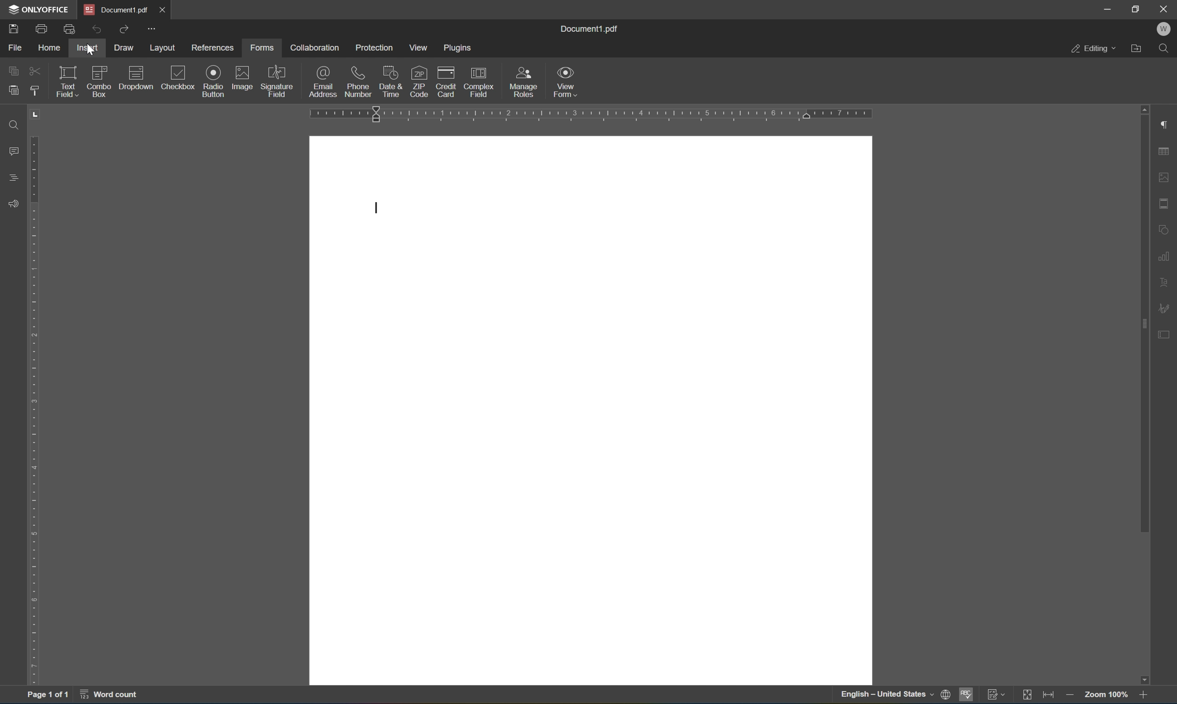 The height and width of the screenshot is (704, 1177). I want to click on Undo, so click(95, 31).